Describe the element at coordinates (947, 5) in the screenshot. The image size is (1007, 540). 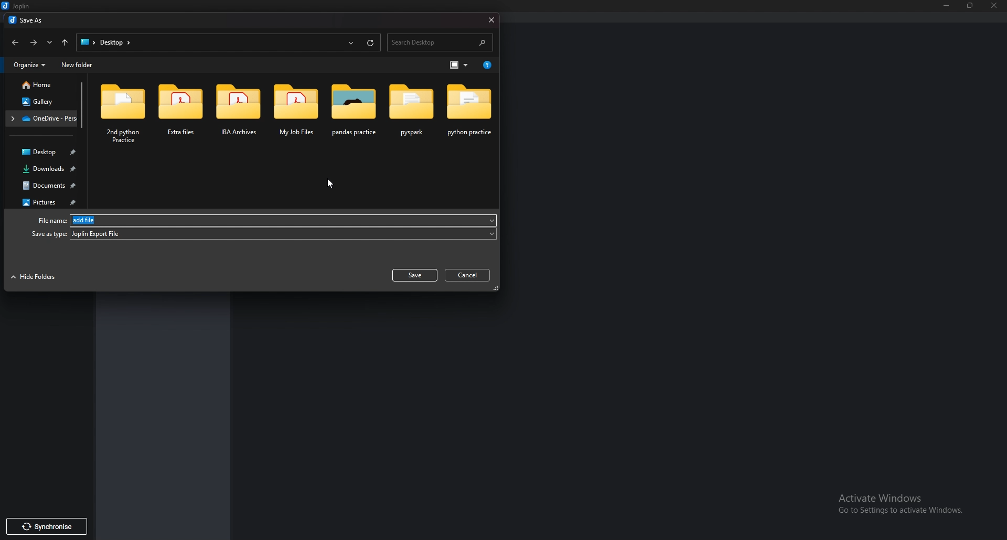
I see `Minimize` at that location.